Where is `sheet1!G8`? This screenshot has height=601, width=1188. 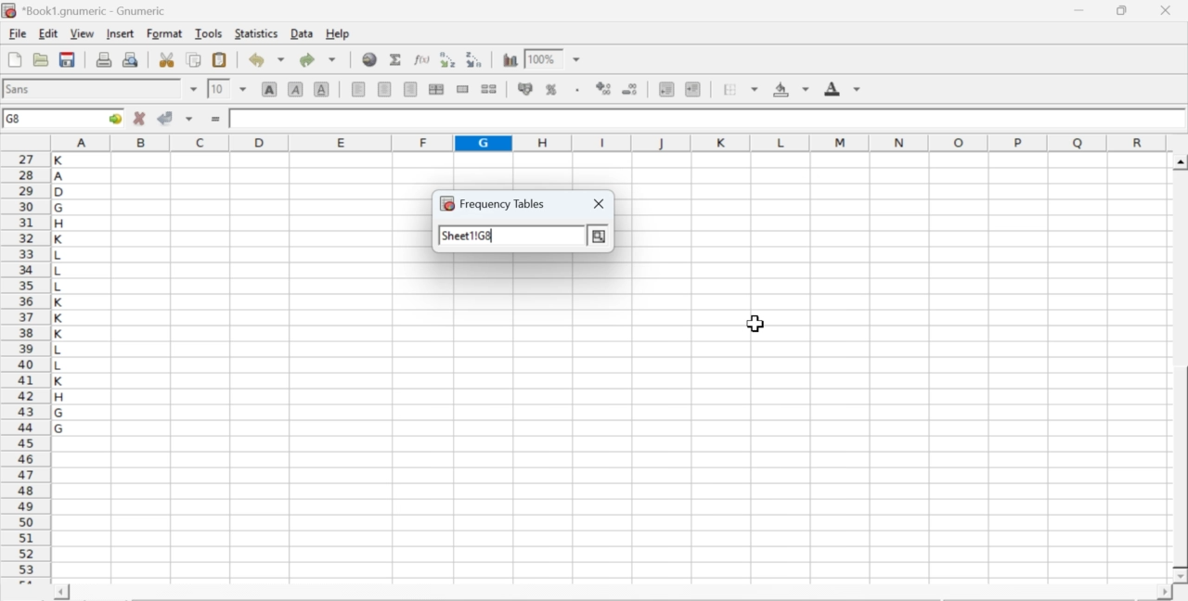
sheet1!G8 is located at coordinates (470, 235).